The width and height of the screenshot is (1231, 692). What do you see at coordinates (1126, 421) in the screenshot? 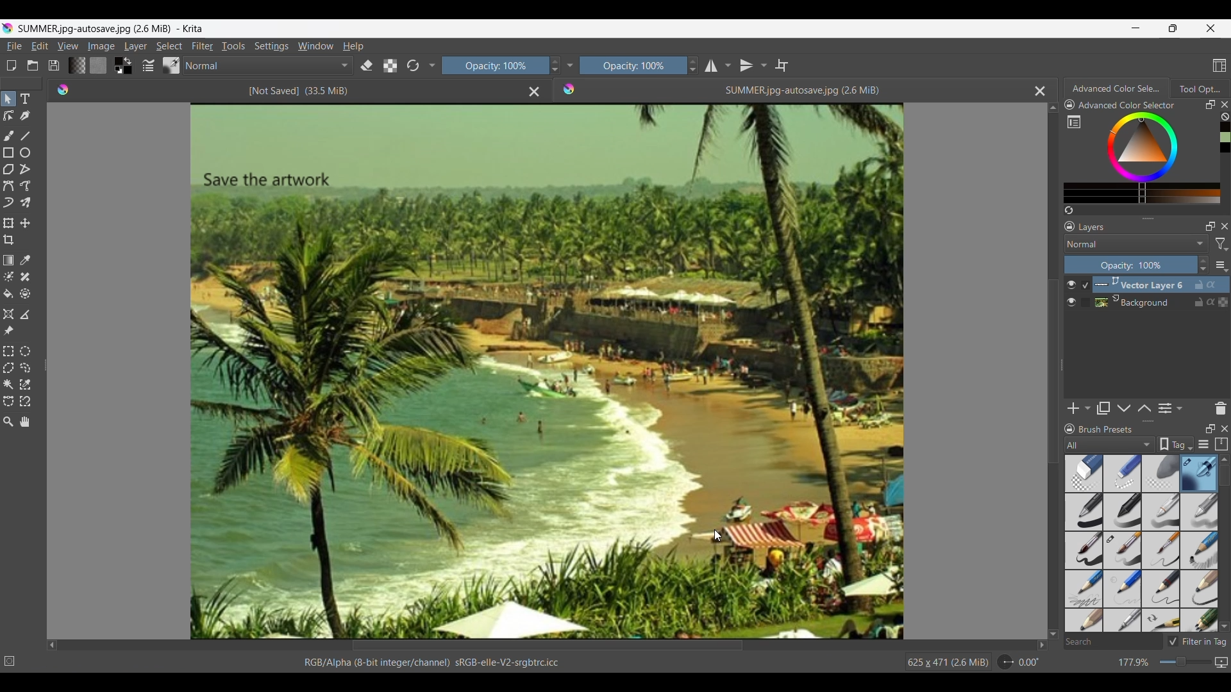
I see `Change height of panels attached to this line` at bounding box center [1126, 421].